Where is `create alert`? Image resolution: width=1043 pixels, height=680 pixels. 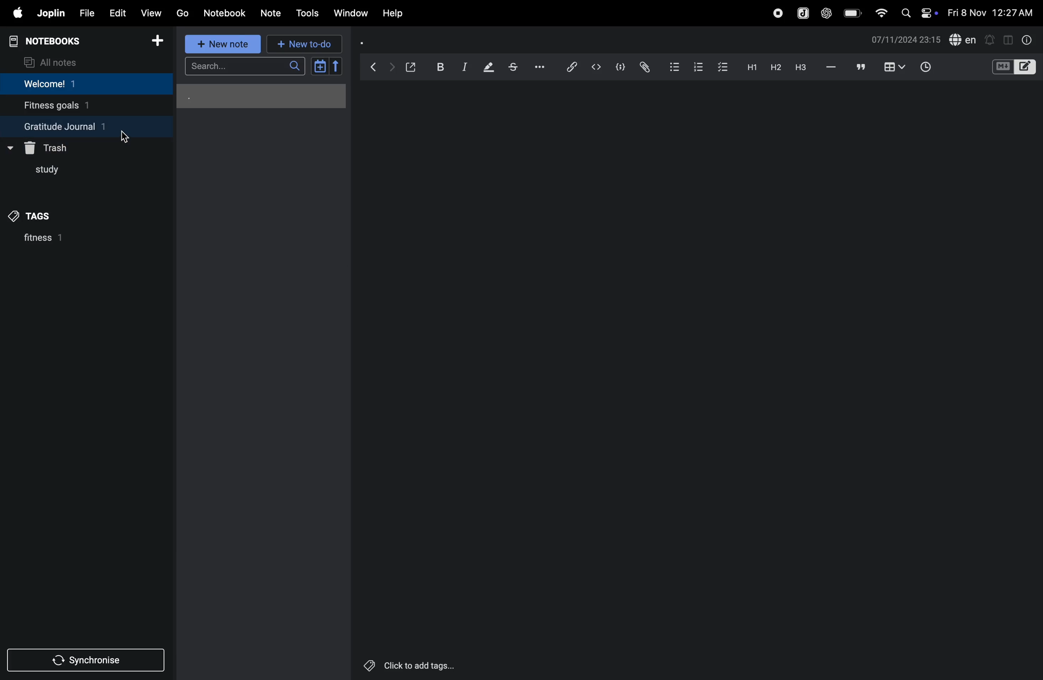
create alert is located at coordinates (990, 41).